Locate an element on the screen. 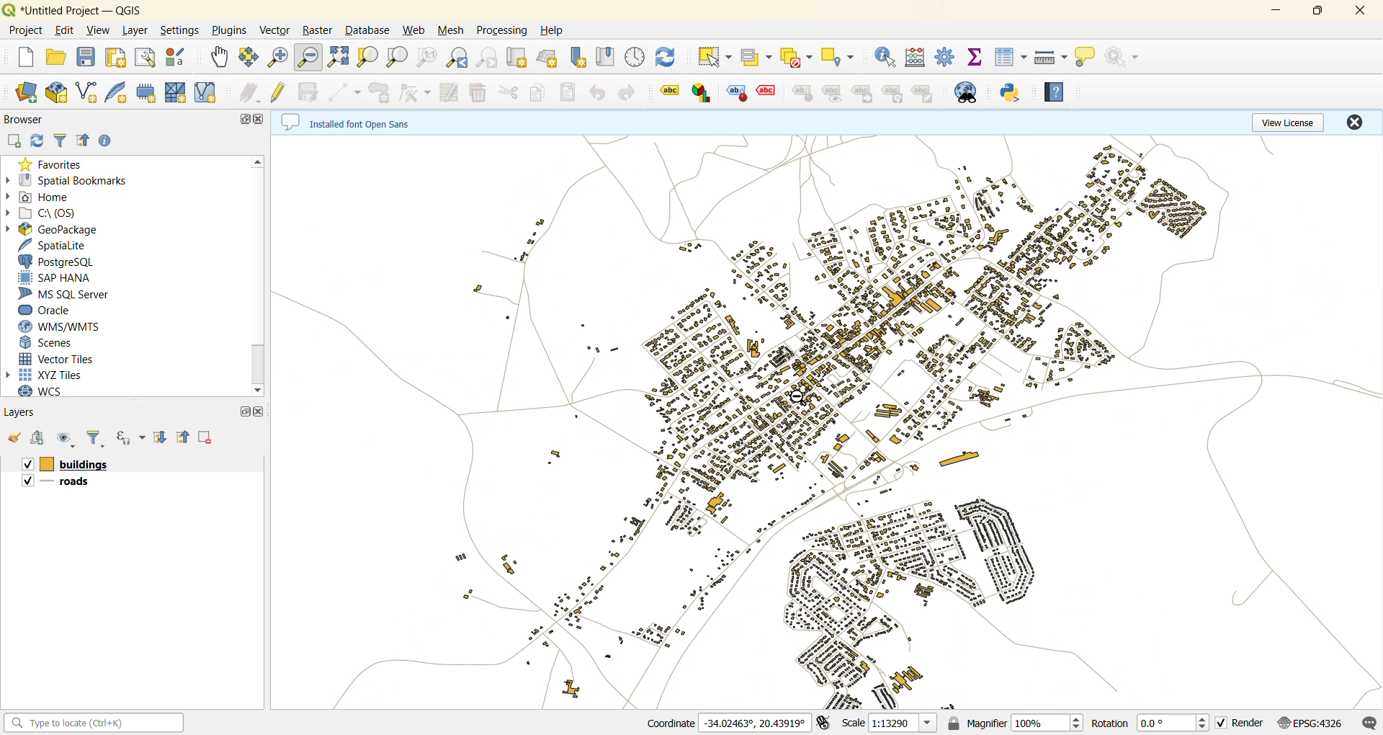  web is located at coordinates (417, 32).